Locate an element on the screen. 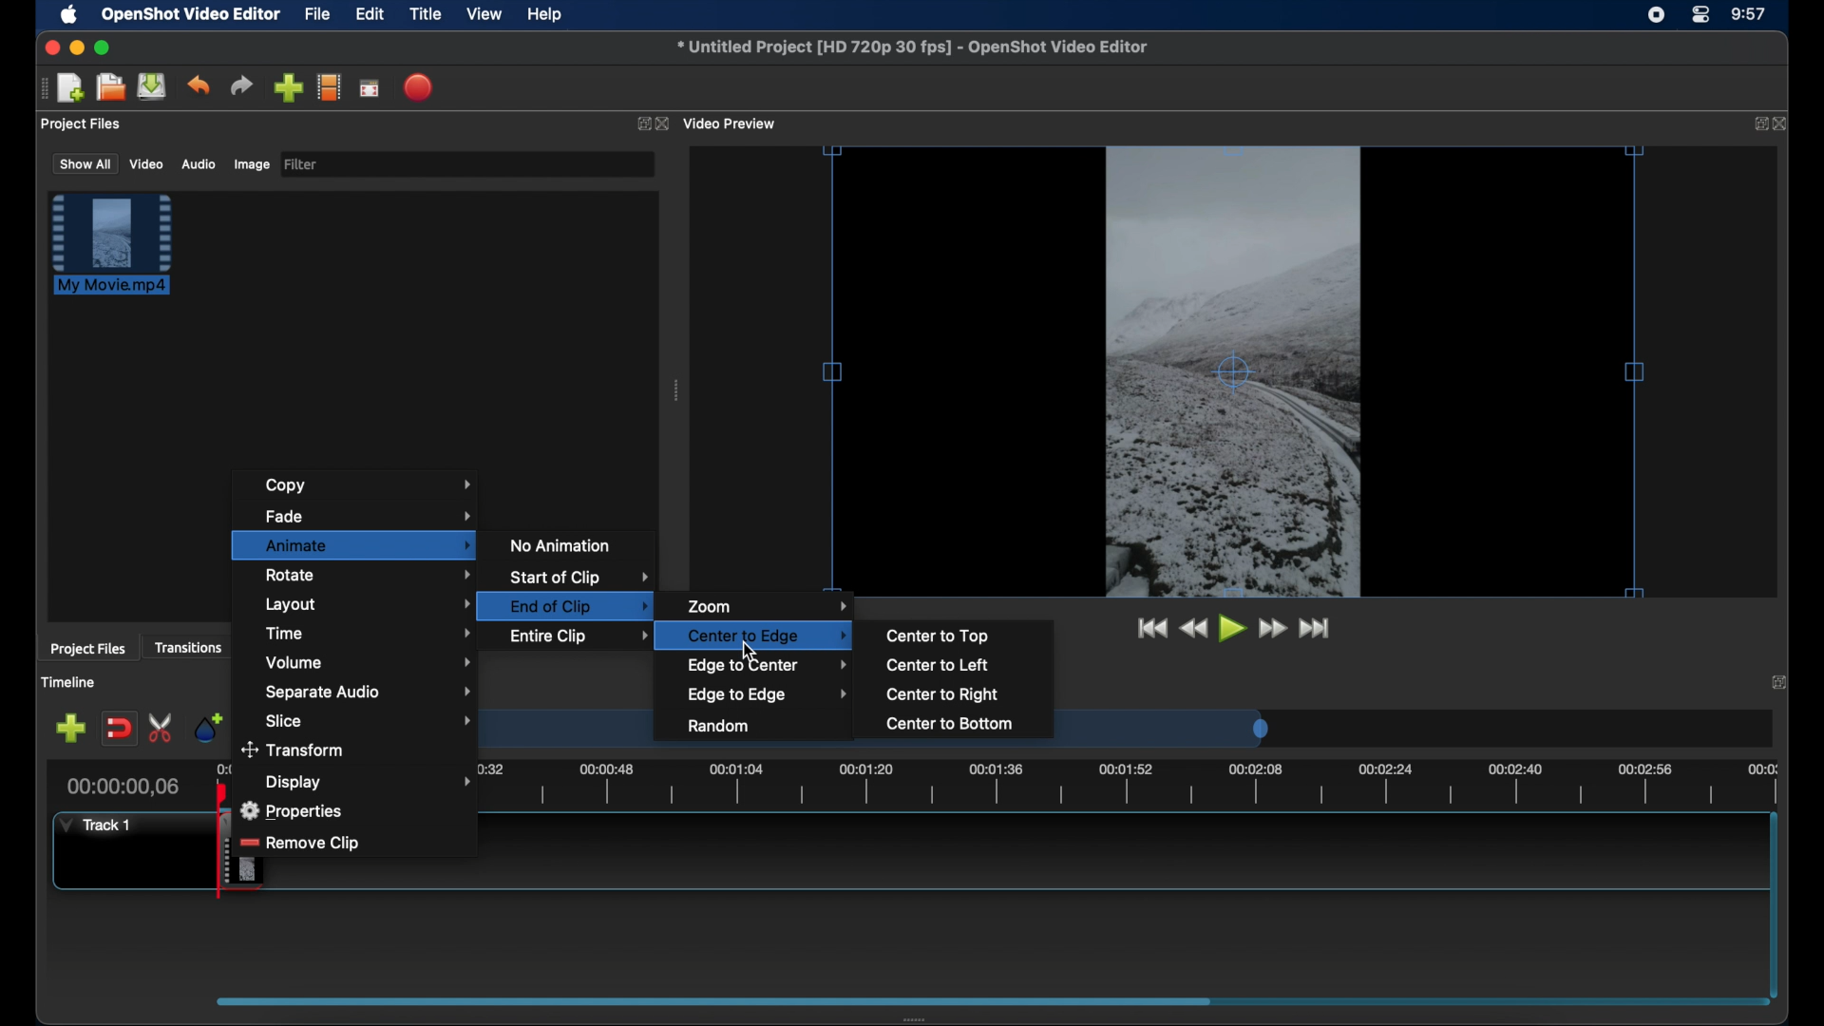  edge to edge menu is located at coordinates (768, 695).